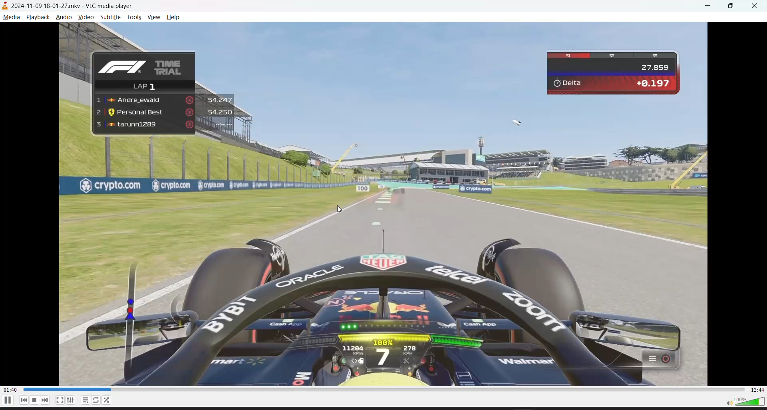  What do you see at coordinates (107, 400) in the screenshot?
I see `random` at bounding box center [107, 400].